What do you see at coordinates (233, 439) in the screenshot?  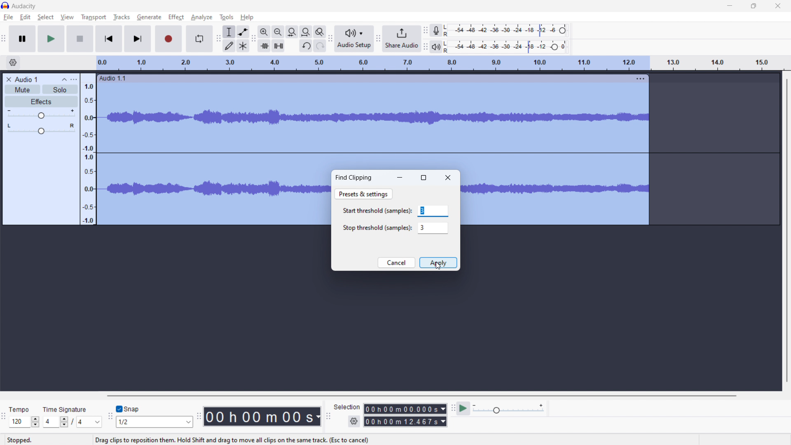 I see `Drag clips to reposition them. Hold Shift and drag to move all clips on the same track. (Esc to cancel)` at bounding box center [233, 439].